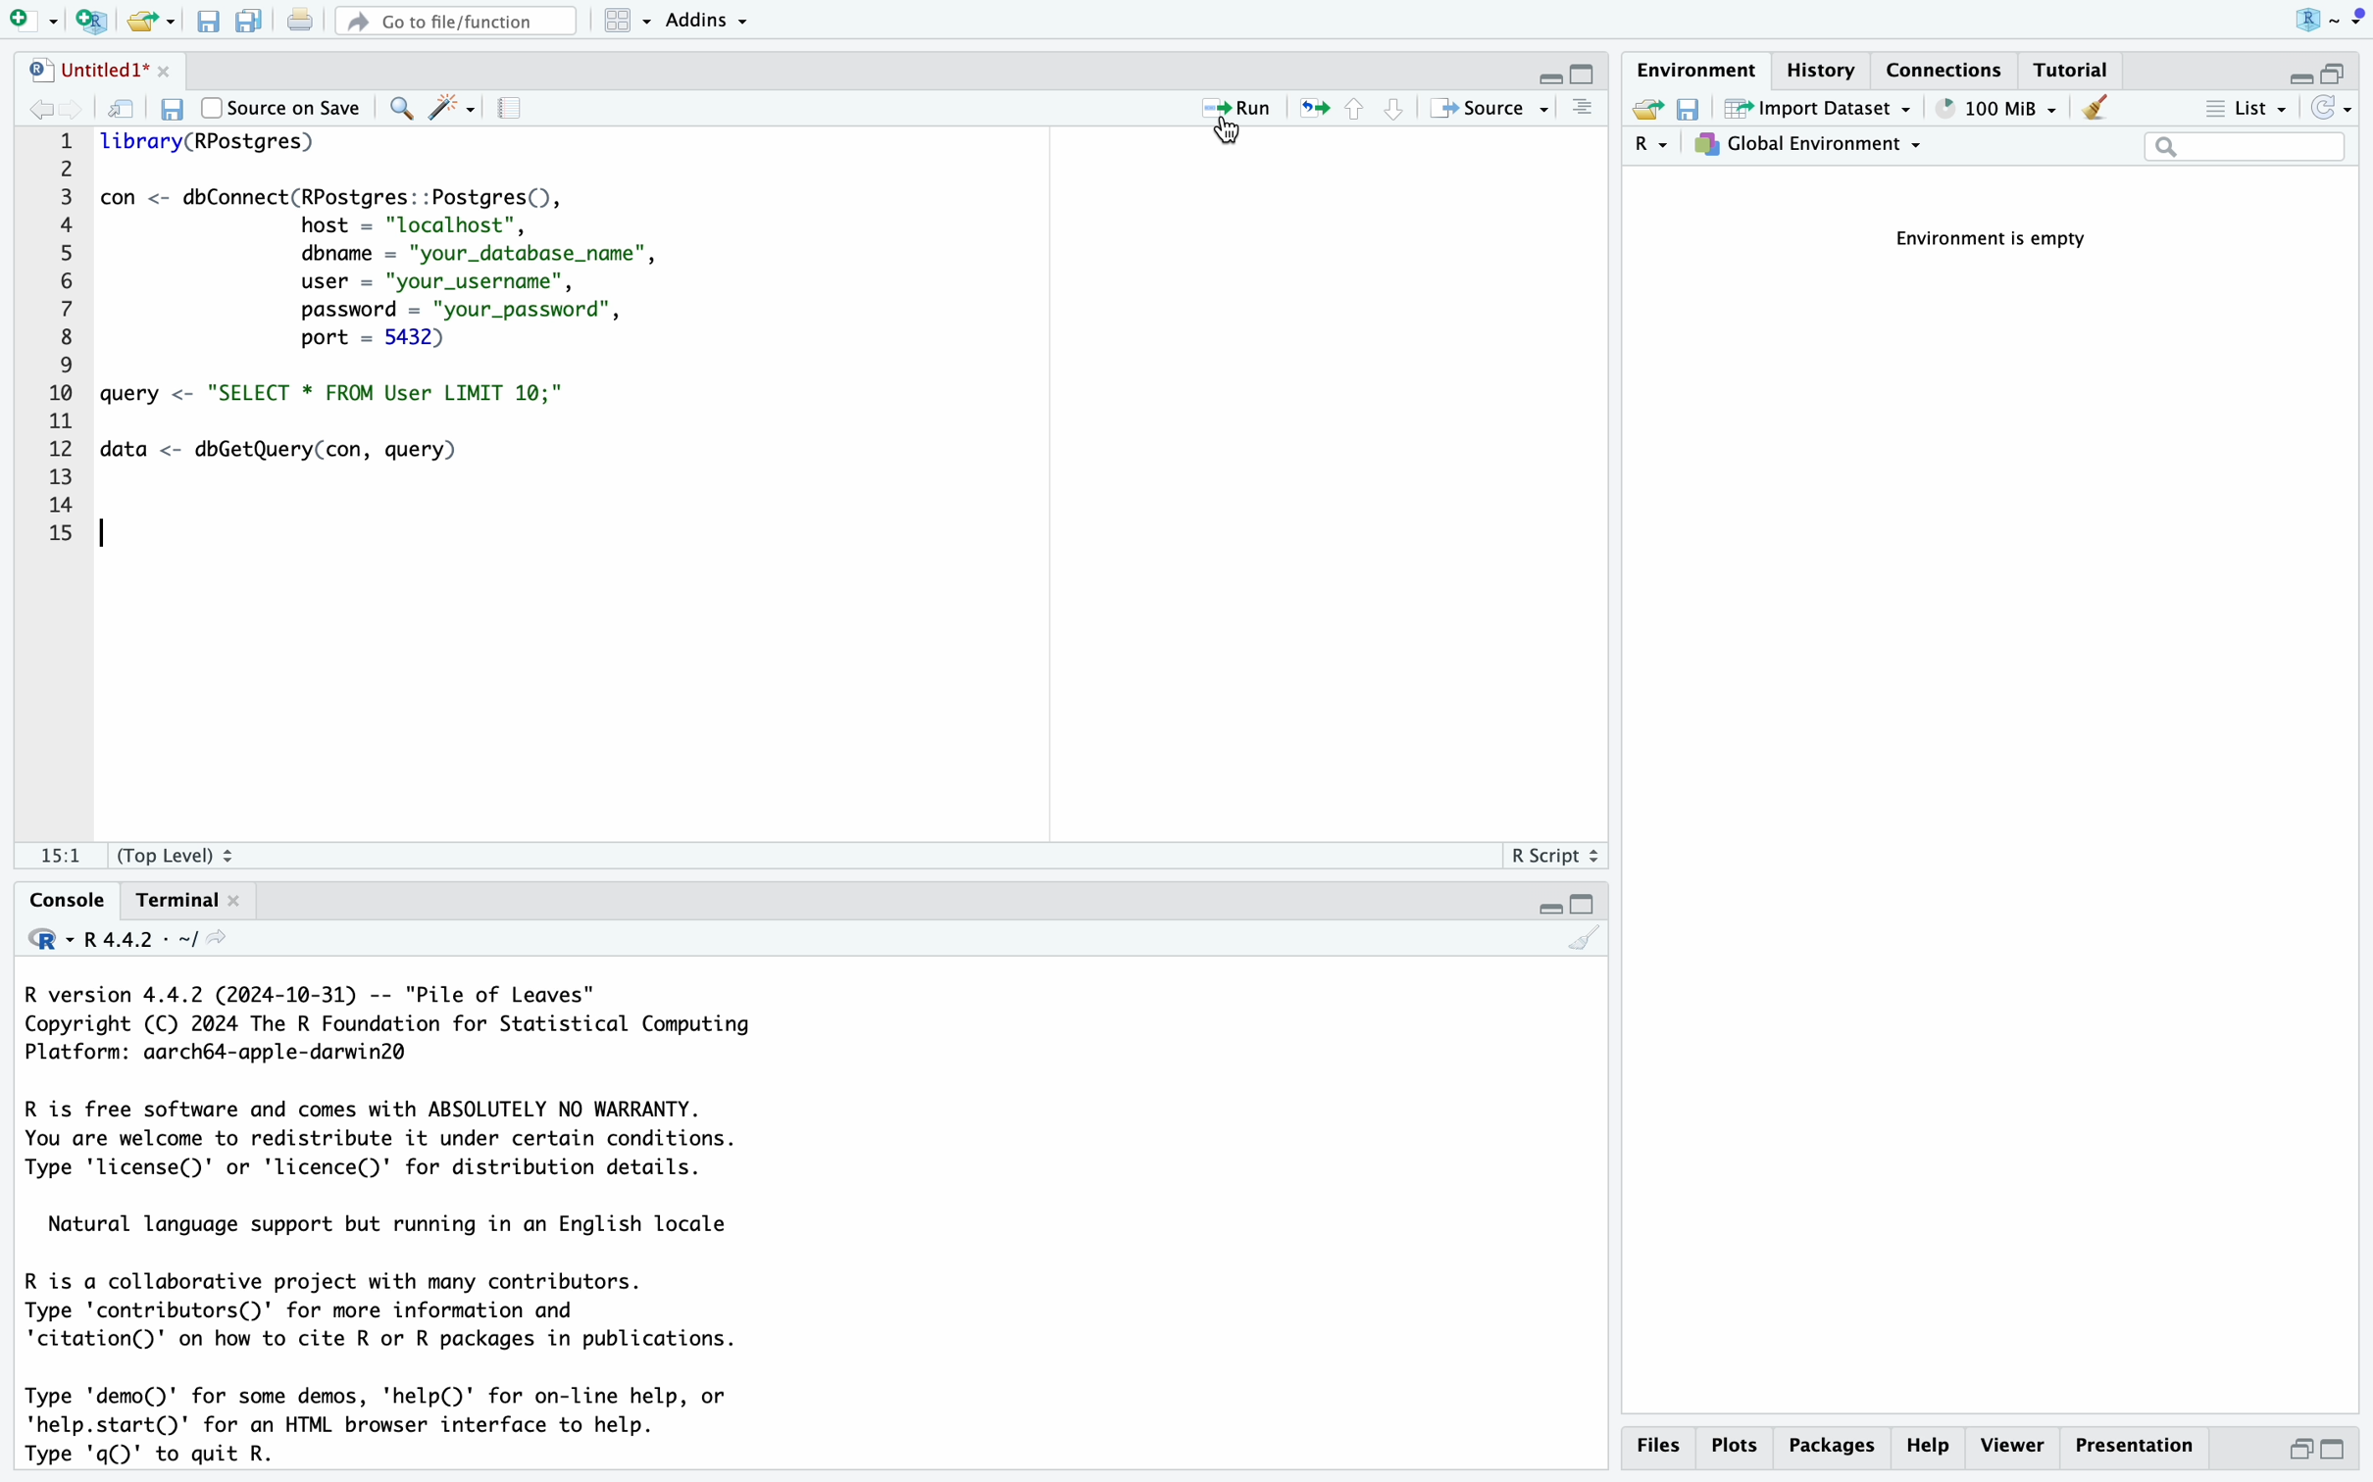 Image resolution: width=2373 pixels, height=1482 pixels. What do you see at coordinates (2355, 18) in the screenshot?
I see `dropdown` at bounding box center [2355, 18].